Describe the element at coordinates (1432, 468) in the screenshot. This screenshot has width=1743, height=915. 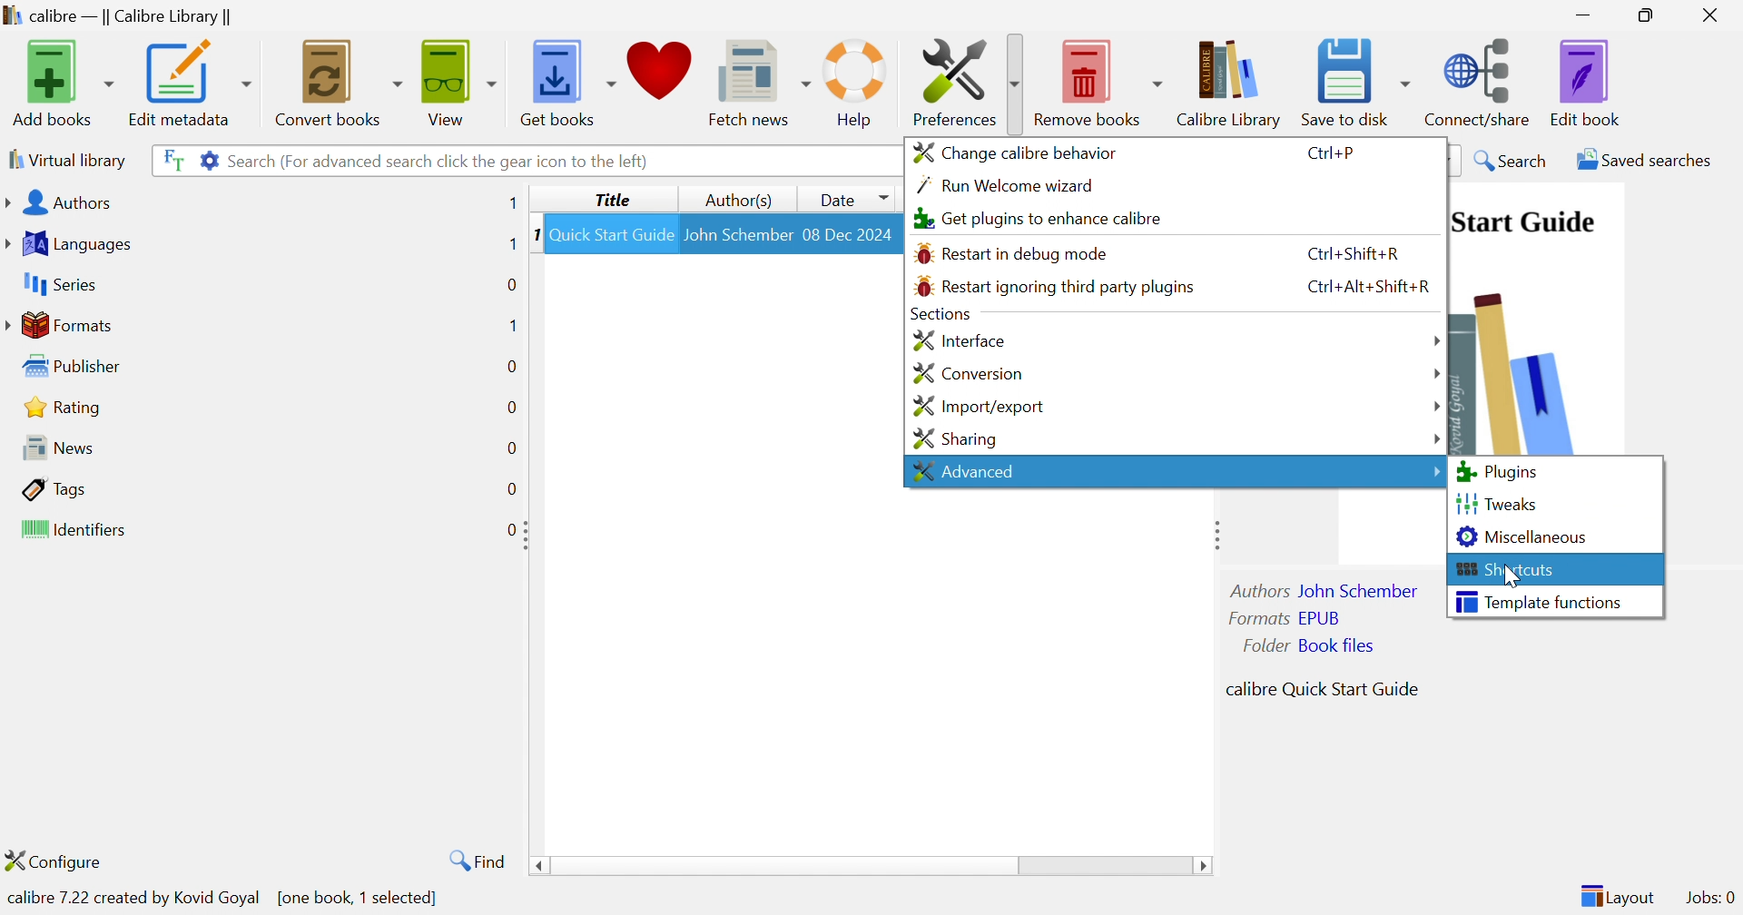
I see `Drop Down` at that location.